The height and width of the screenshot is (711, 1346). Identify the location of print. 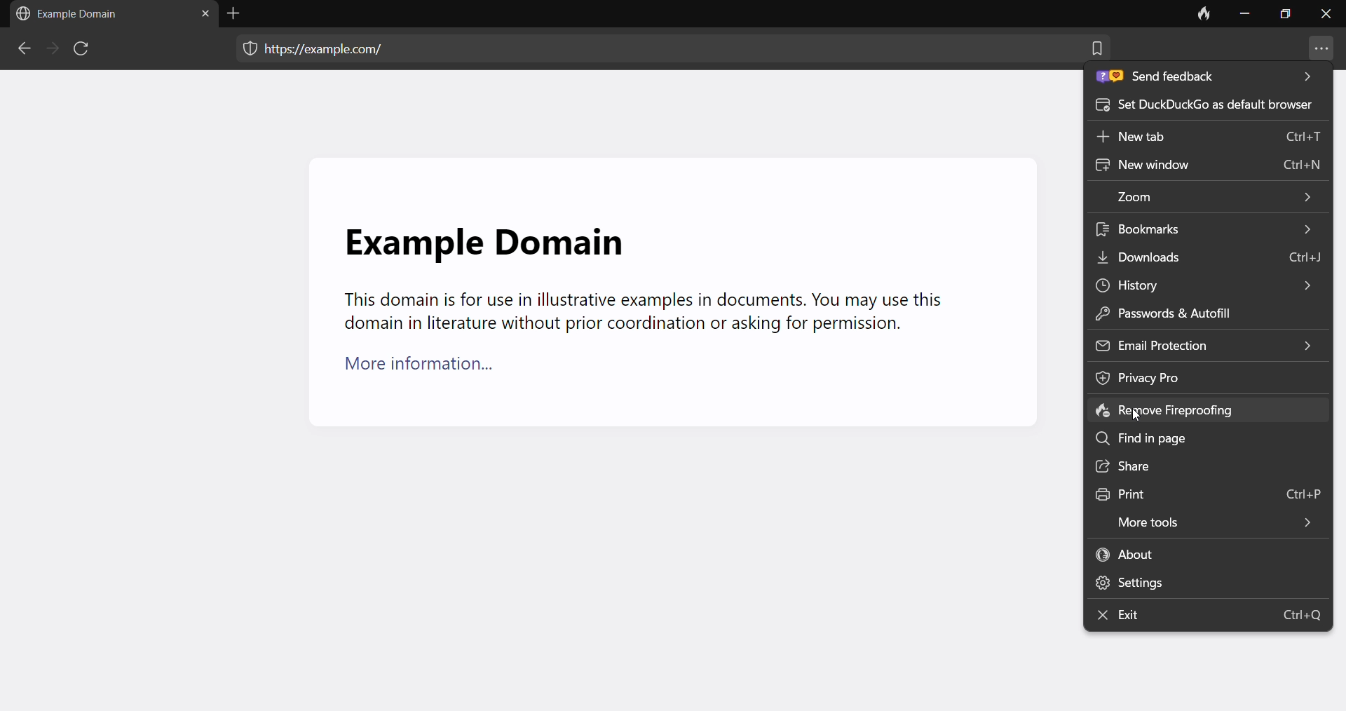
(1206, 491).